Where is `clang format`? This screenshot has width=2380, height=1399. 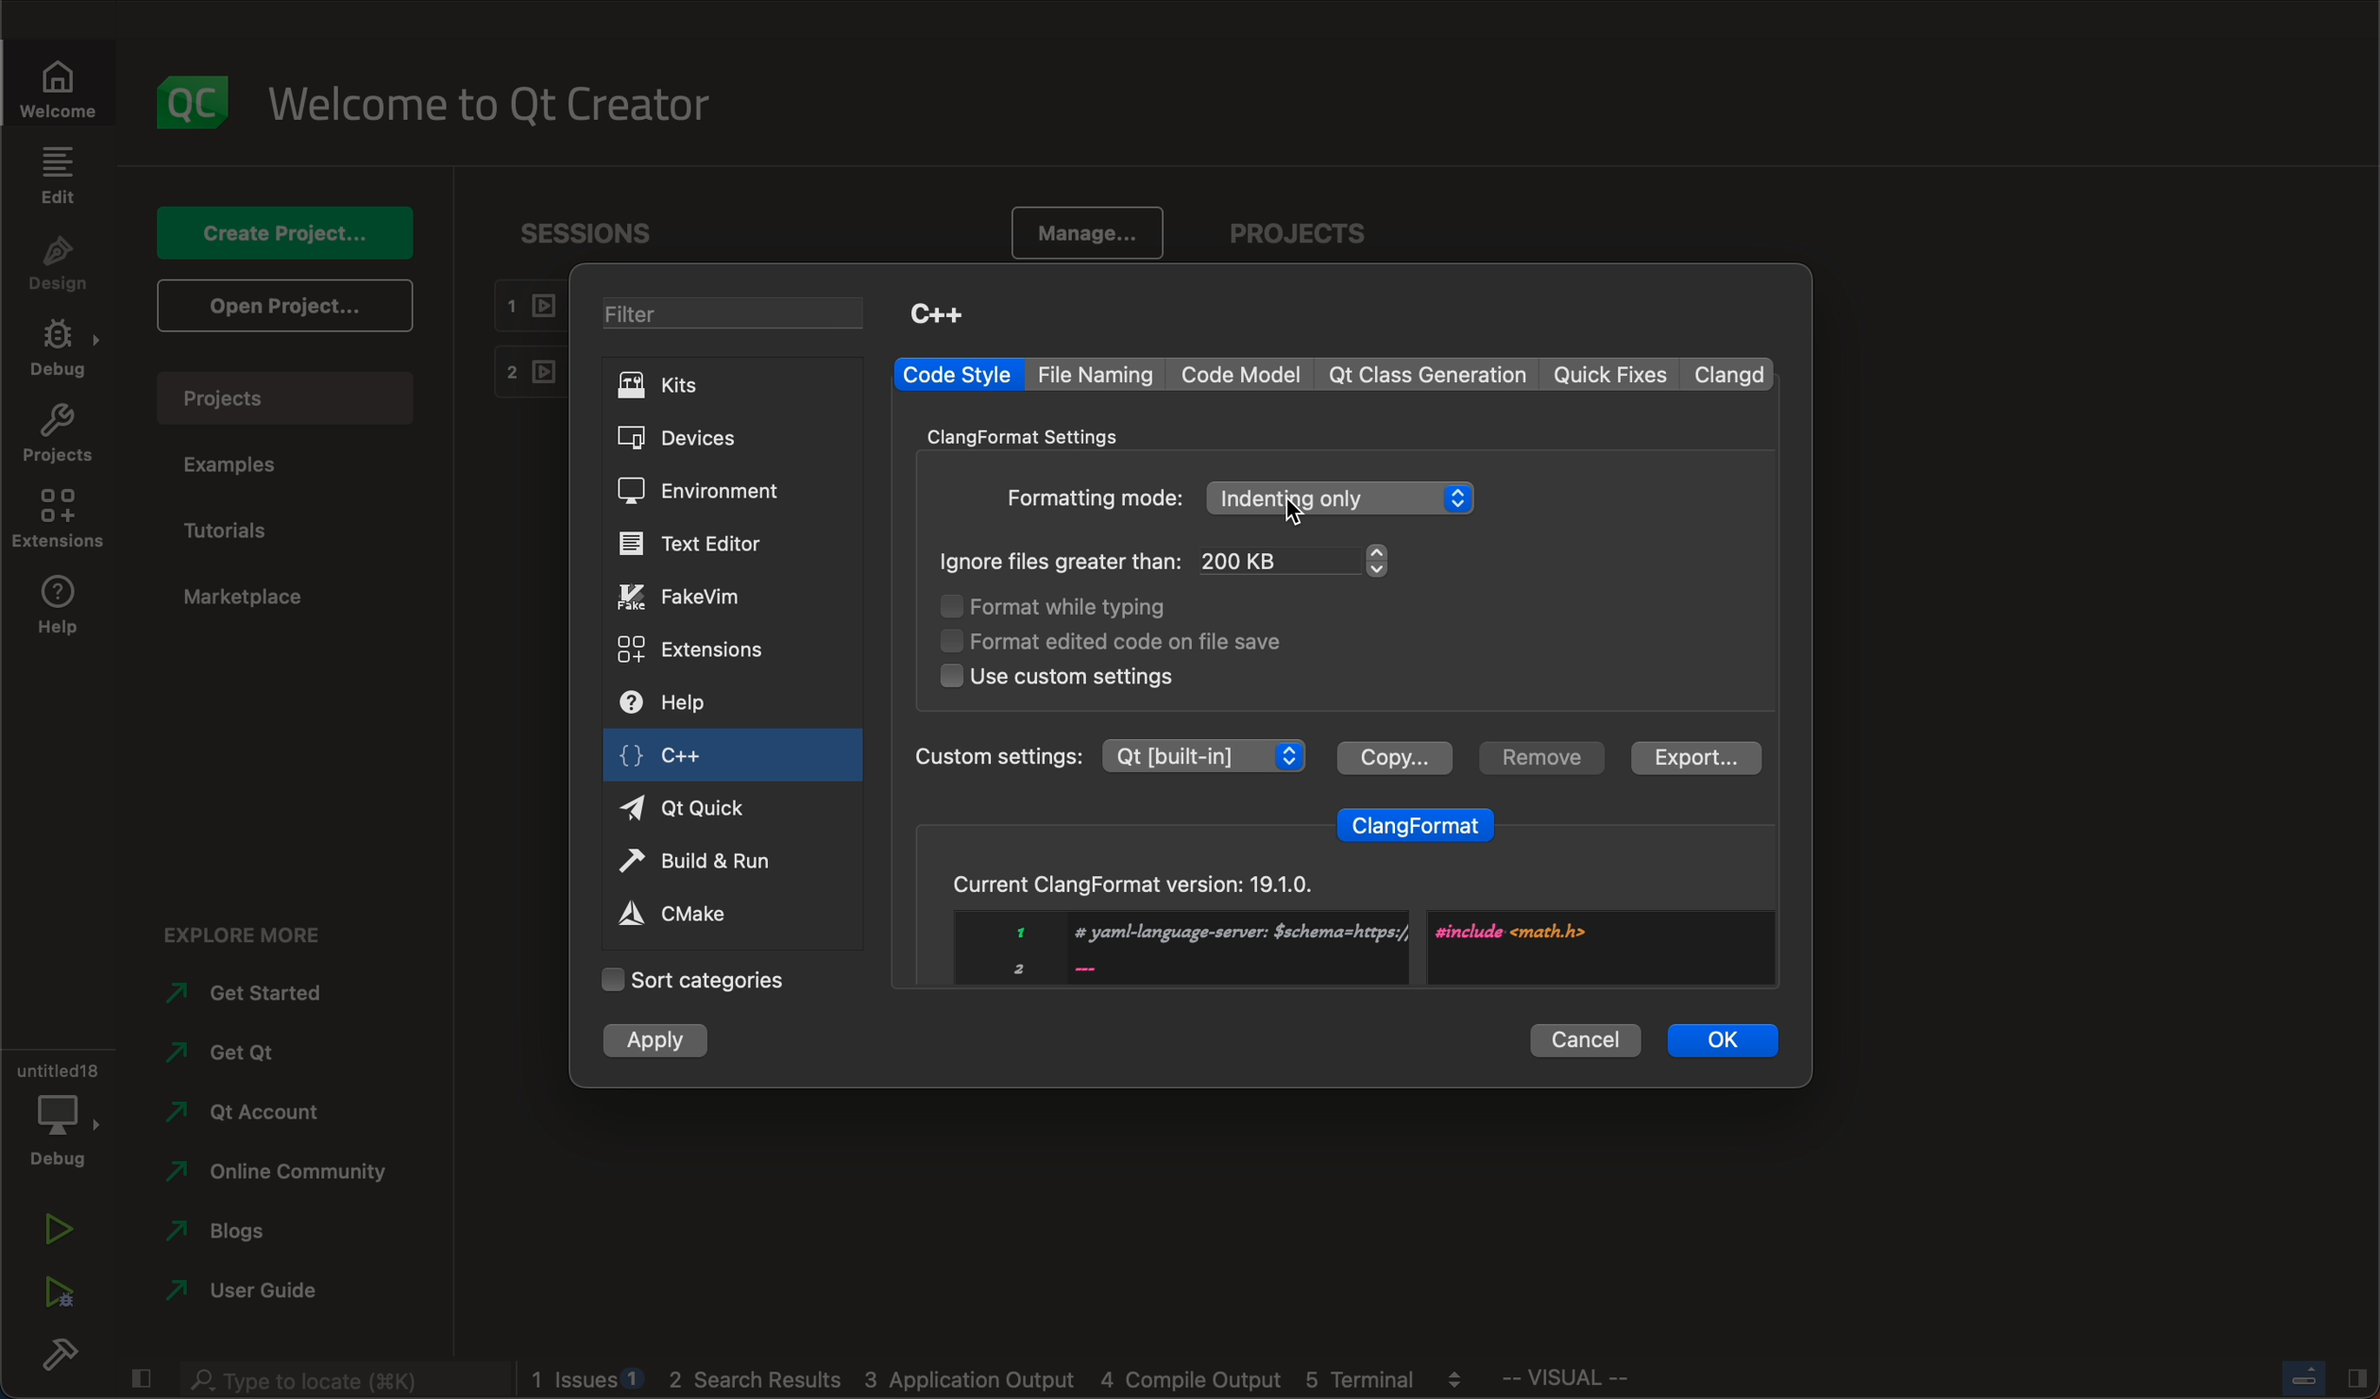
clang format is located at coordinates (1417, 820).